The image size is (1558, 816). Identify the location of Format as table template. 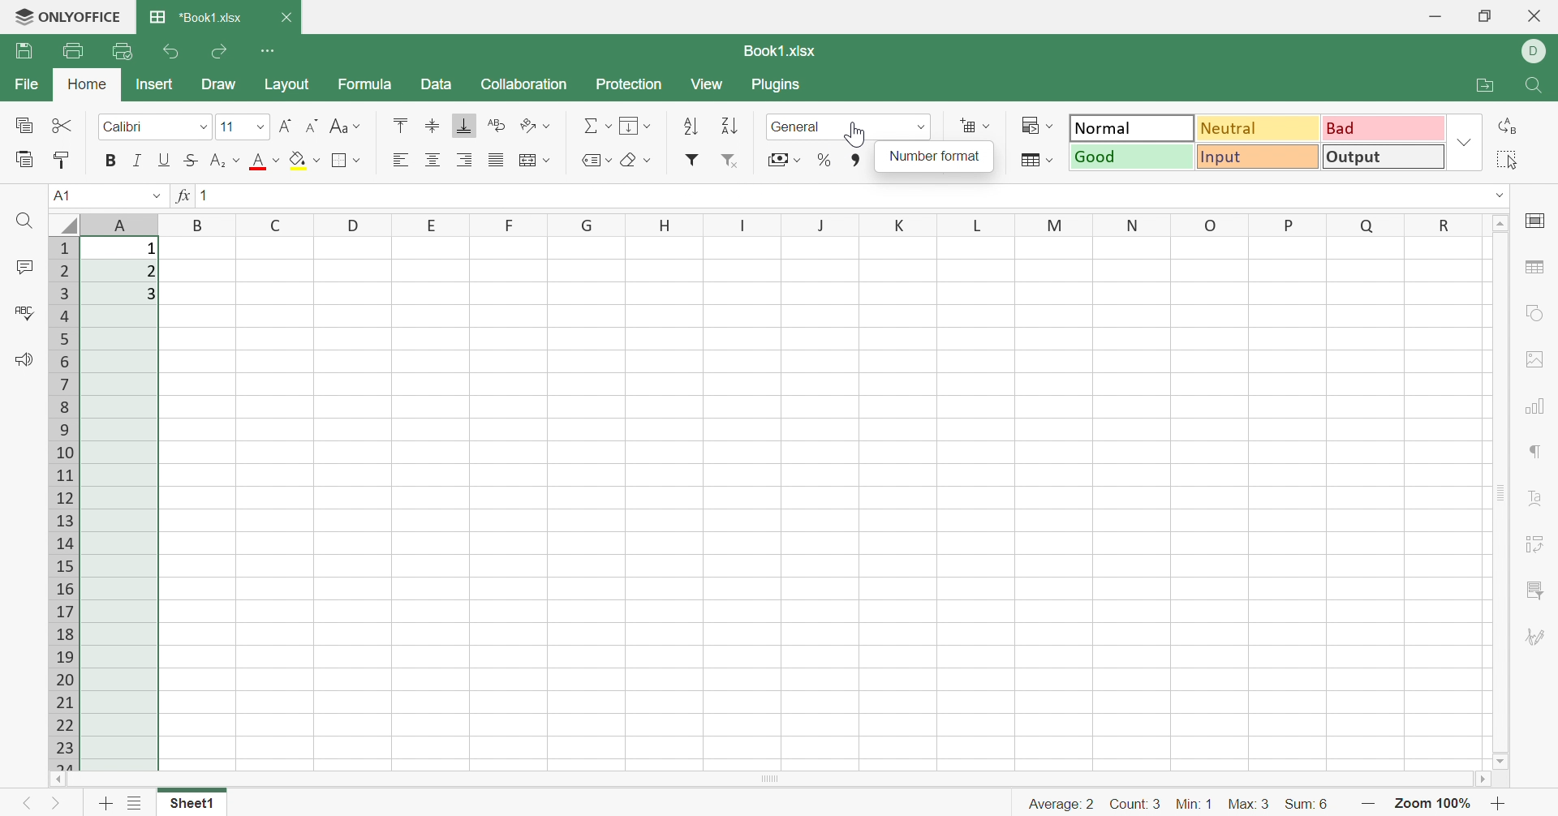
(1035, 160).